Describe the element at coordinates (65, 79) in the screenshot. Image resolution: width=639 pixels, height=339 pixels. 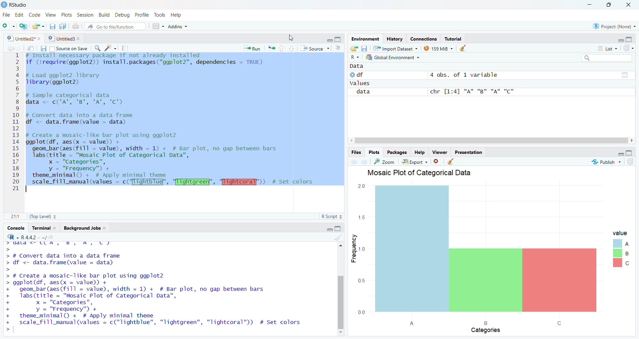
I see `# Load ggplot2 library
Tibrary(ggplot2)` at that location.